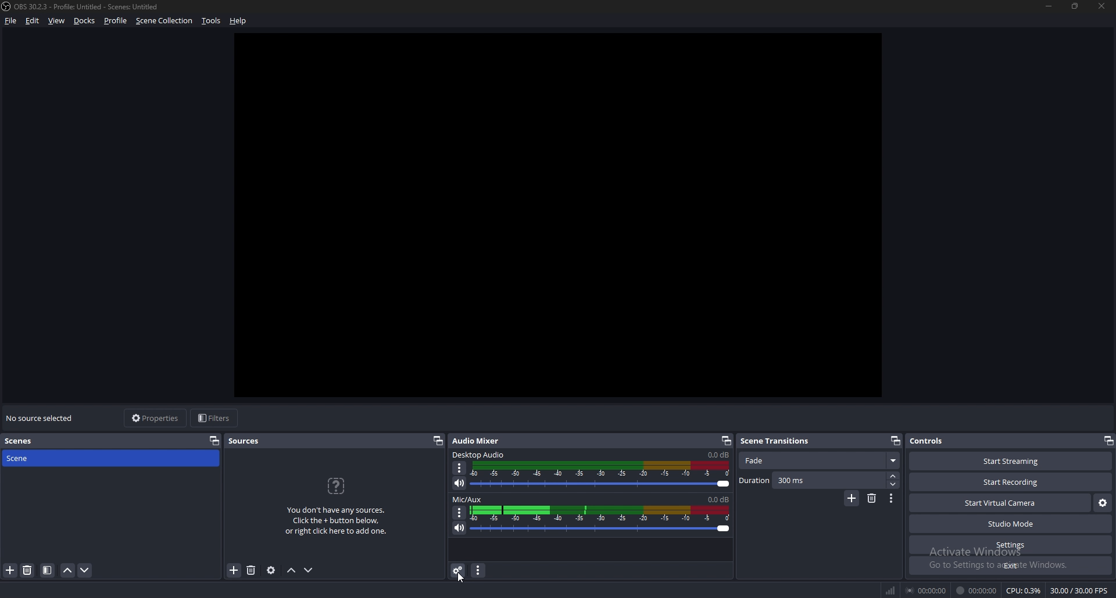  What do you see at coordinates (210, 21) in the screenshot?
I see `tools` at bounding box center [210, 21].